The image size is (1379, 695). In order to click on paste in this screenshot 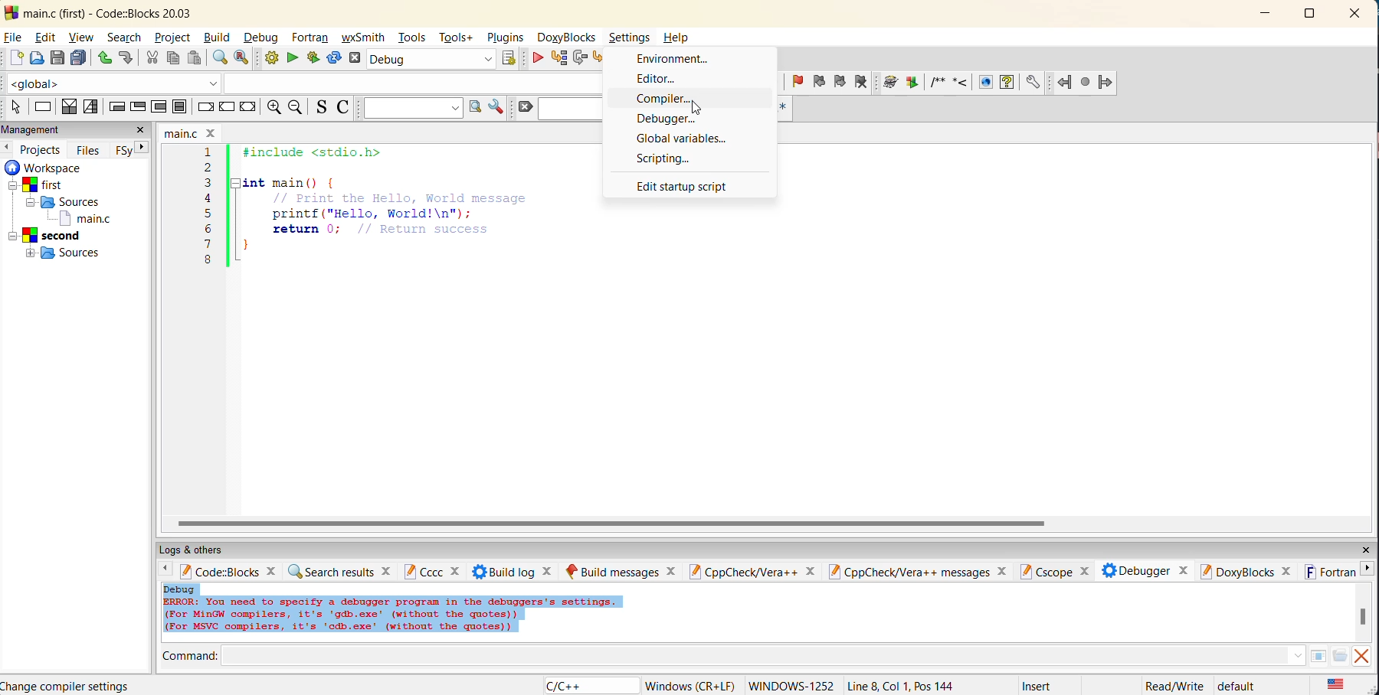, I will do `click(195, 58)`.